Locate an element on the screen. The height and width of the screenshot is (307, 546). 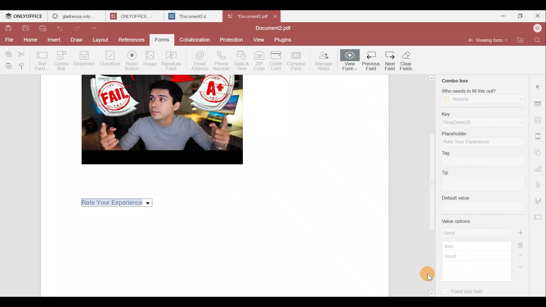
Manage roles is located at coordinates (324, 61).